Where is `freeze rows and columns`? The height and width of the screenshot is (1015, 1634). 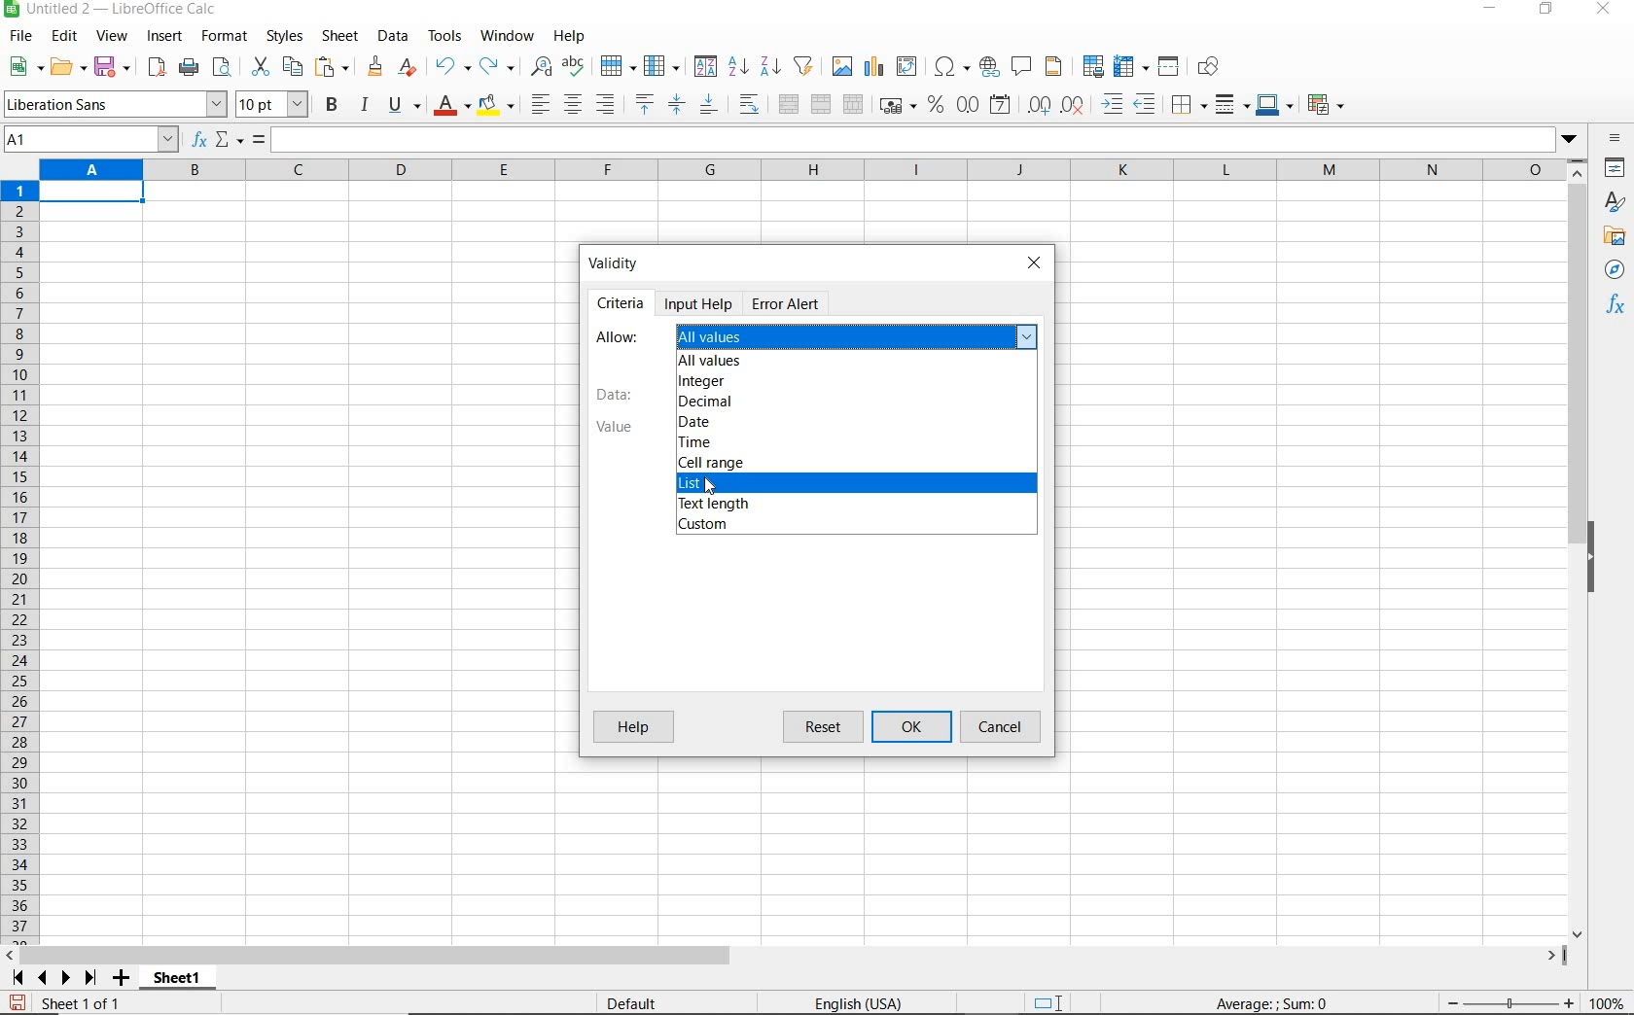 freeze rows and columns is located at coordinates (1132, 67).